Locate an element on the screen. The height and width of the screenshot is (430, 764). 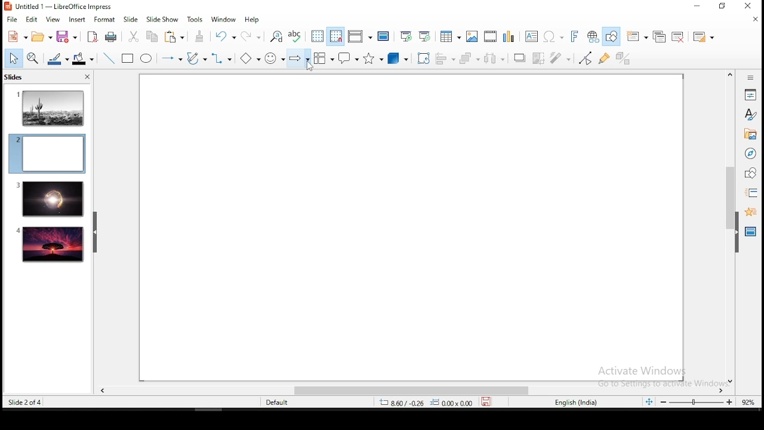
toggle extrusiuon is located at coordinates (624, 58).